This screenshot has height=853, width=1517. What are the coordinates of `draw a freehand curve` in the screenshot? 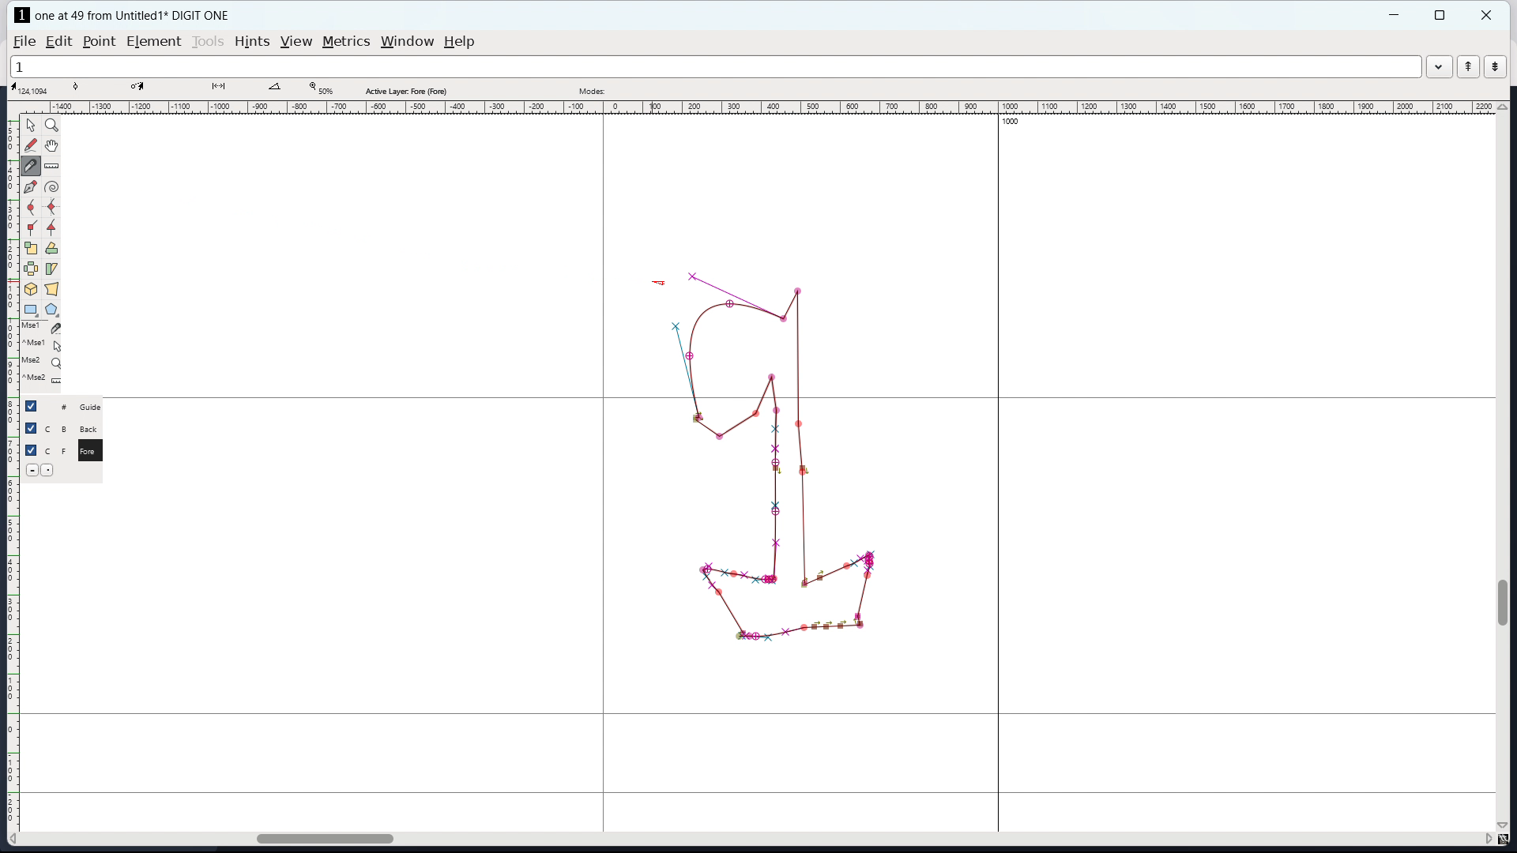 It's located at (31, 146).